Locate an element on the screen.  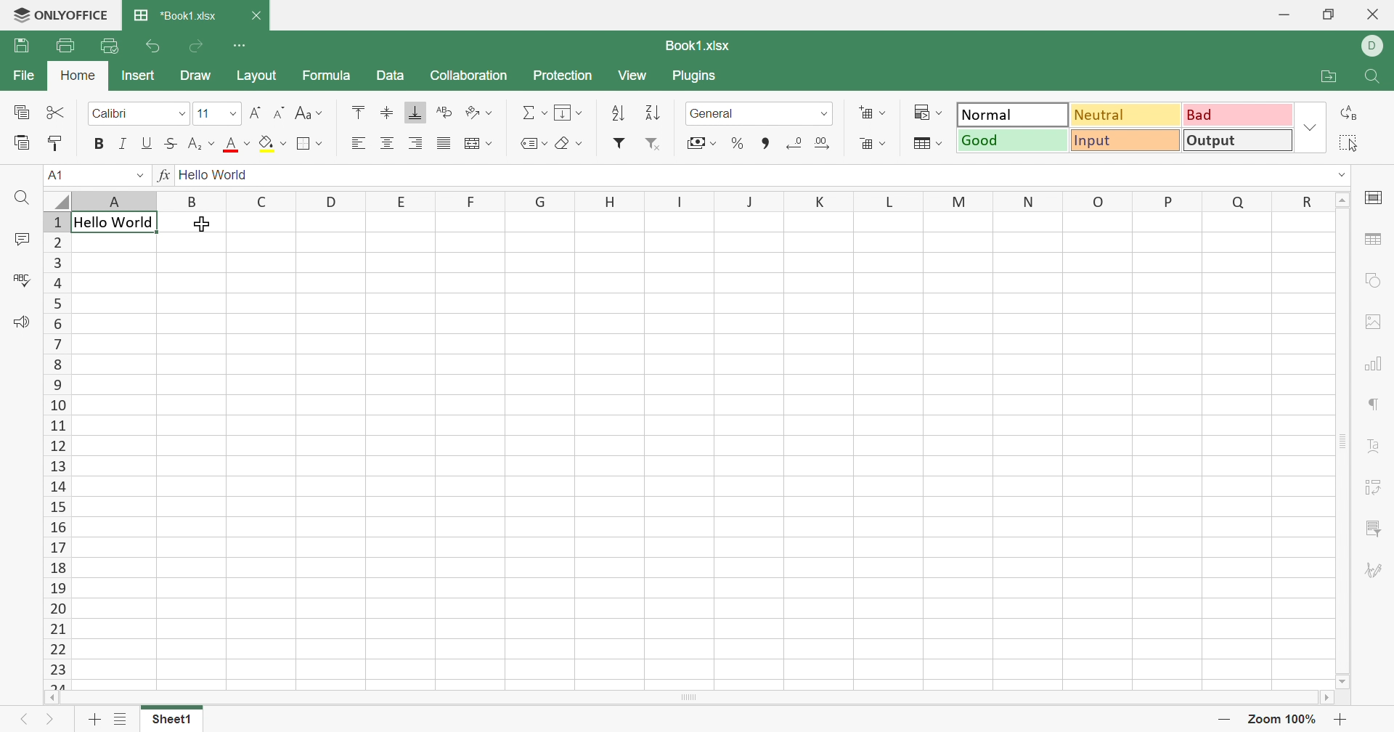
Close is located at coordinates (1374, 14).